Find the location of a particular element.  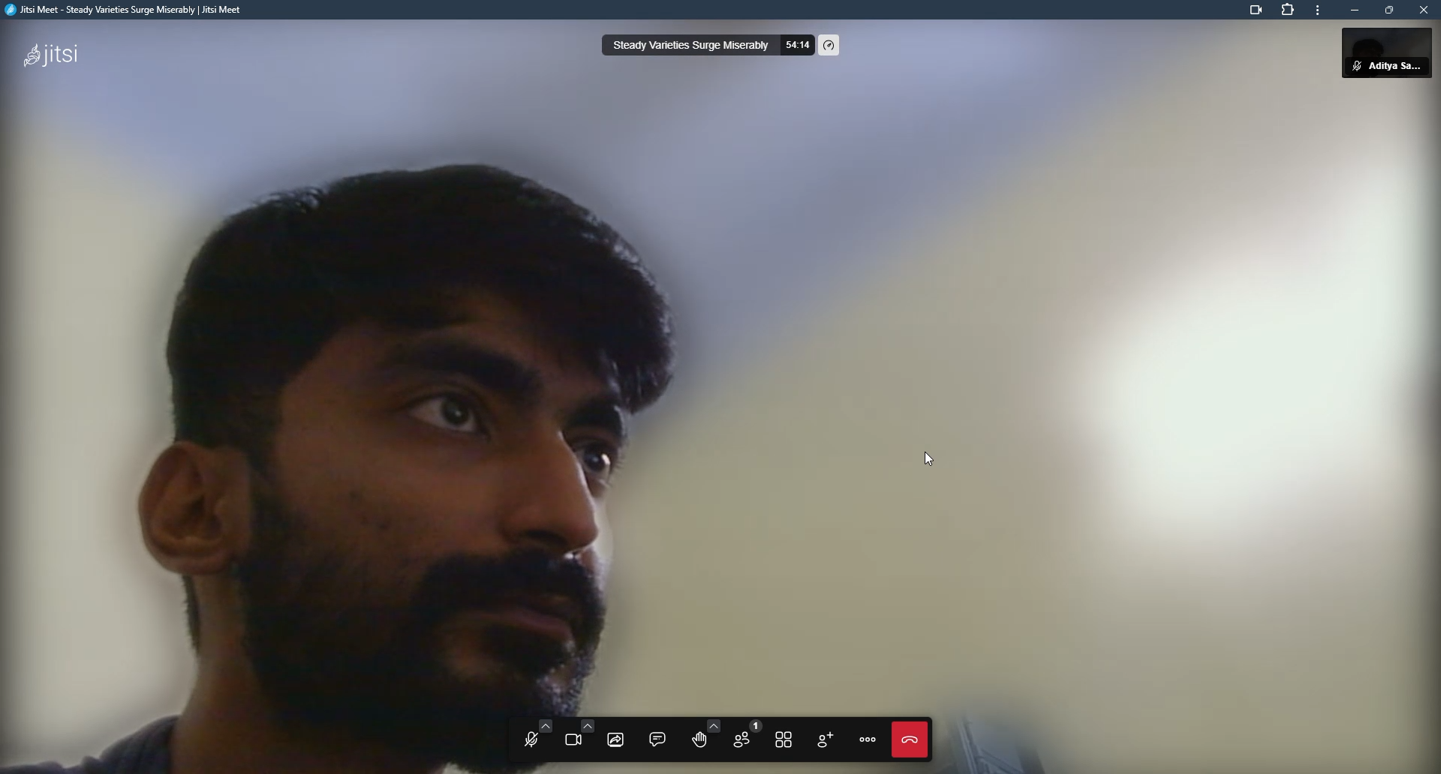

start camera is located at coordinates (576, 736).